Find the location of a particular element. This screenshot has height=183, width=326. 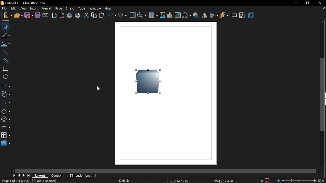

insert text is located at coordinates (178, 15).